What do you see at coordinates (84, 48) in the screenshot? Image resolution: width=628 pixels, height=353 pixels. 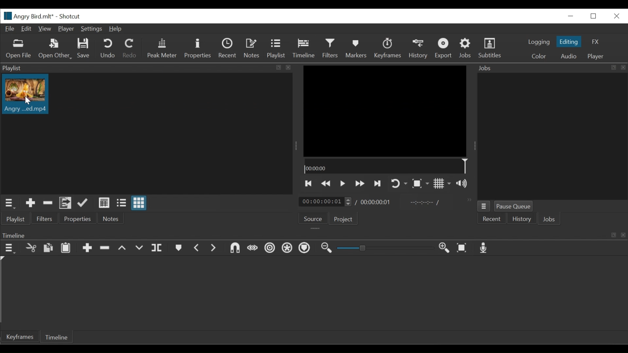 I see `Save` at bounding box center [84, 48].